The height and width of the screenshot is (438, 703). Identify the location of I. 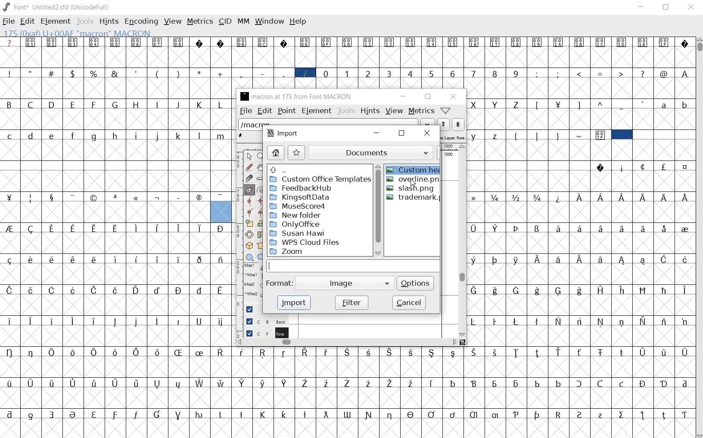
(158, 104).